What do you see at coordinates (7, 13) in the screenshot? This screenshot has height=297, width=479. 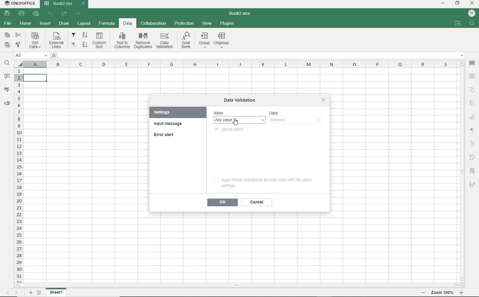 I see `SAVE` at bounding box center [7, 13].